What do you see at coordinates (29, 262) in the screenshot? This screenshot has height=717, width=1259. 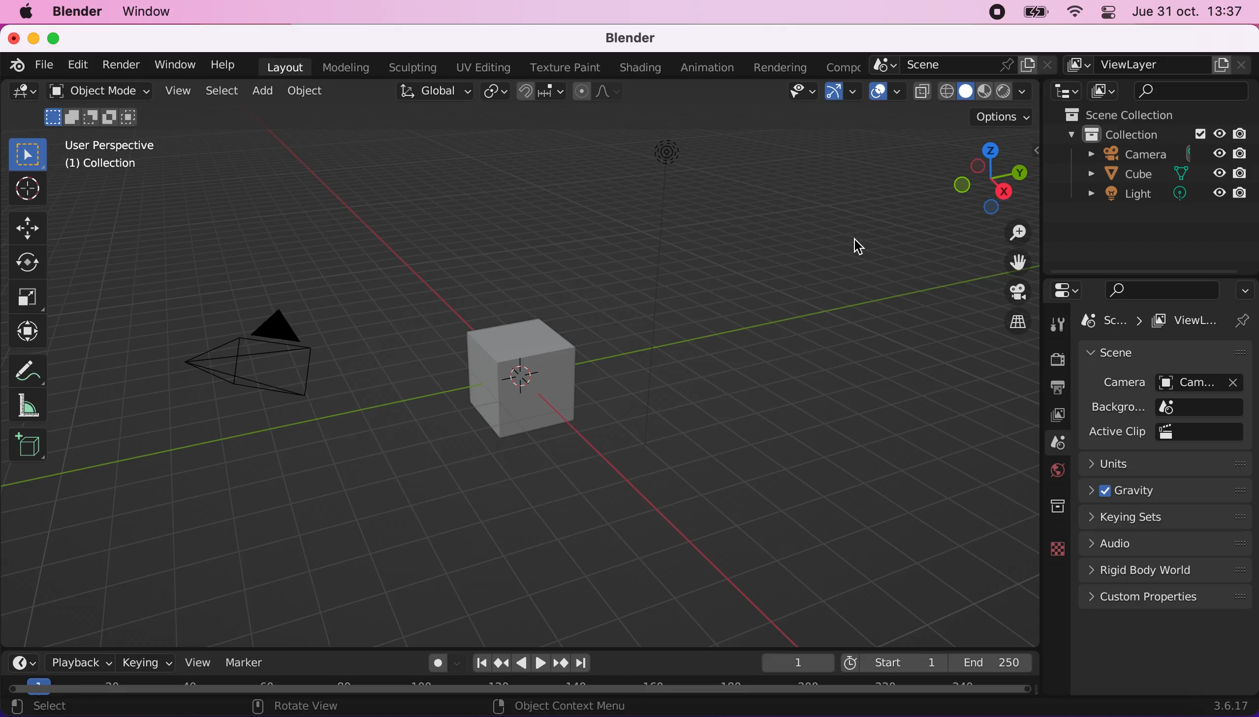 I see `rotate` at bounding box center [29, 262].